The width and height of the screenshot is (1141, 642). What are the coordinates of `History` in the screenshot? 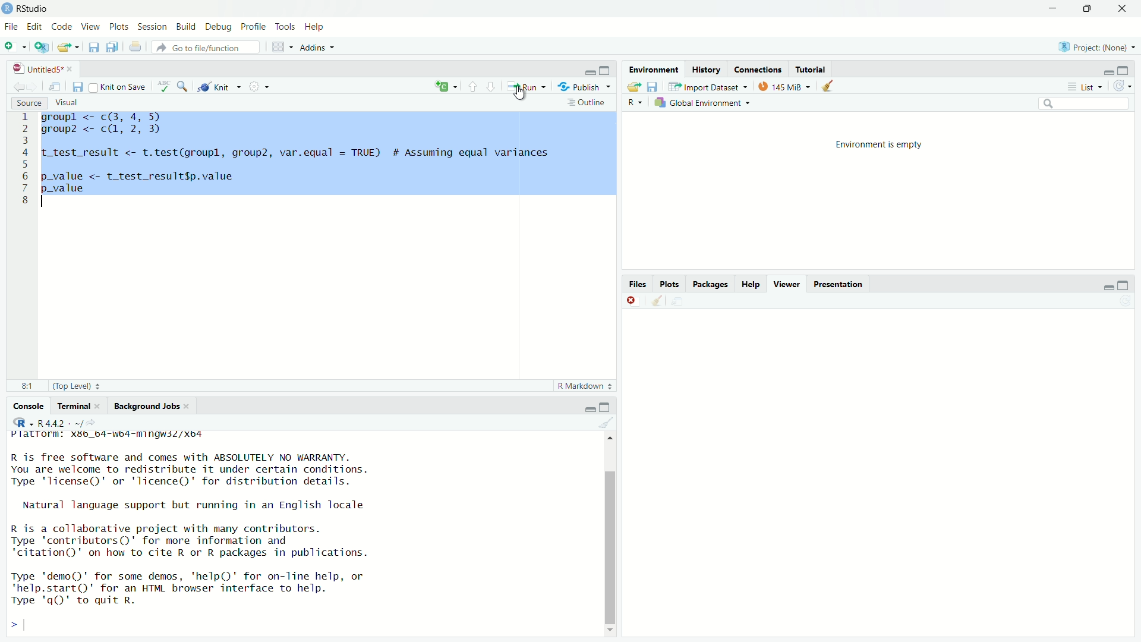 It's located at (705, 68).